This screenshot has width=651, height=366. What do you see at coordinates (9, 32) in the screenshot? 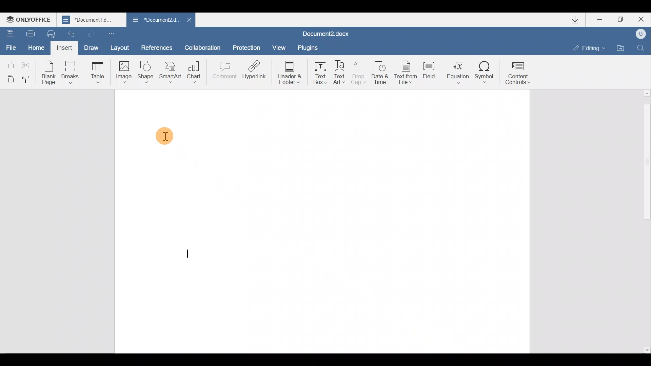
I see `Save` at bounding box center [9, 32].